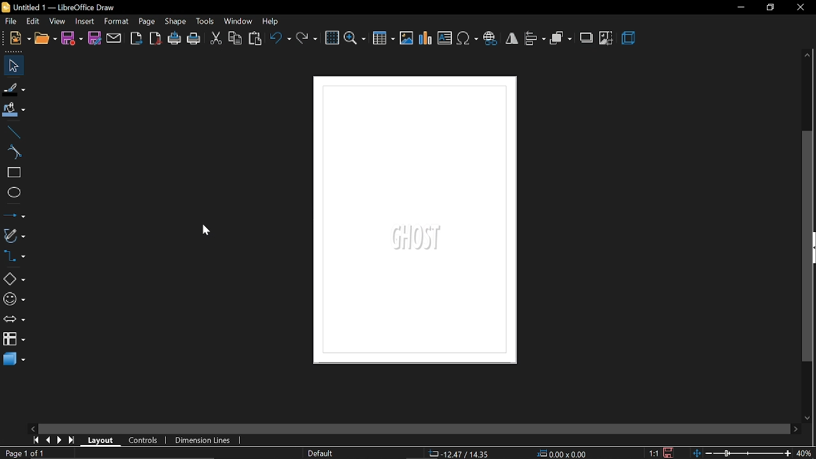 The image size is (816, 459). Describe the element at coordinates (203, 441) in the screenshot. I see `dimension lines` at that location.